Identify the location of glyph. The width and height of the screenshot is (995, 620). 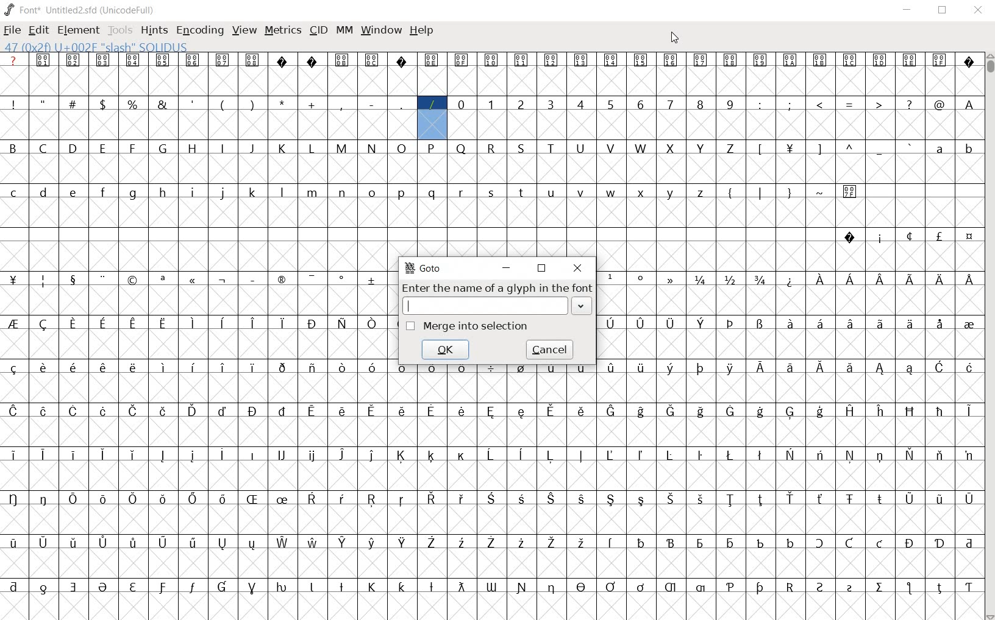
(251, 544).